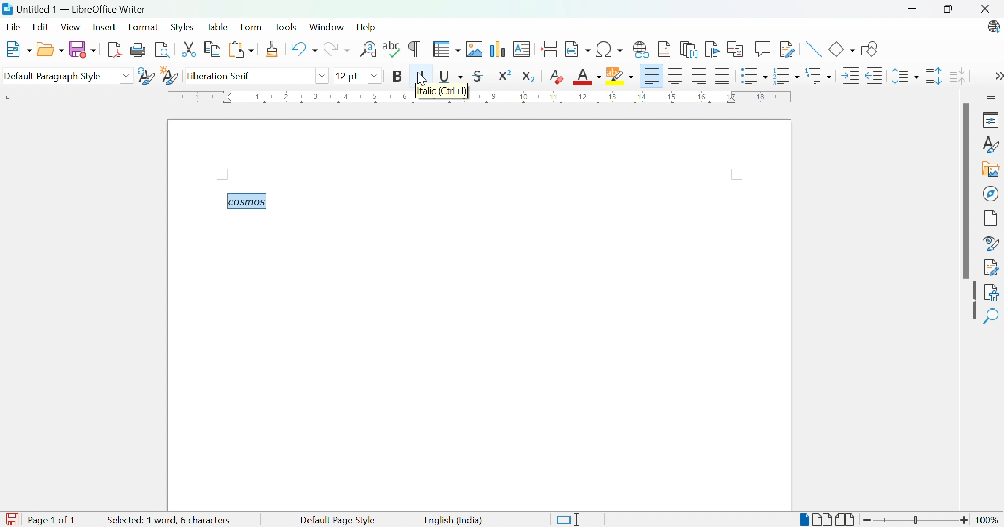  Describe the element at coordinates (992, 316) in the screenshot. I see `Find` at that location.